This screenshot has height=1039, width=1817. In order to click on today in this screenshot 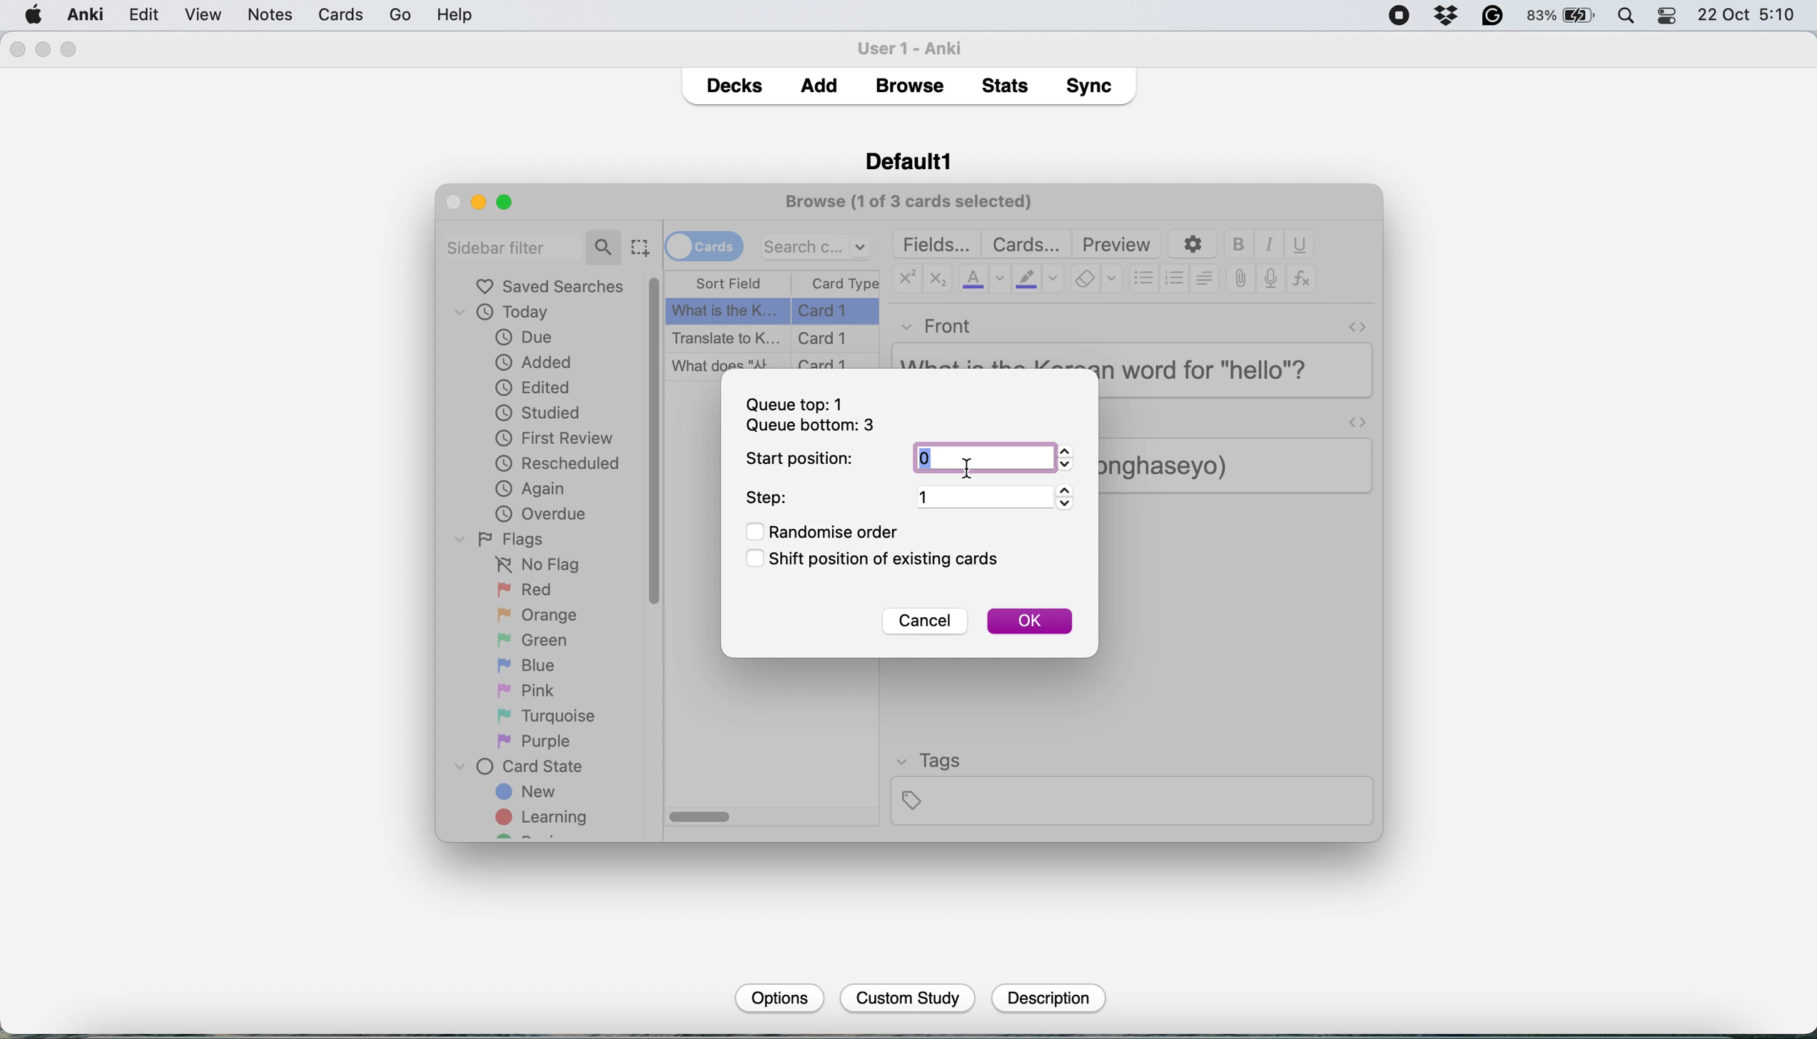, I will do `click(509, 313)`.